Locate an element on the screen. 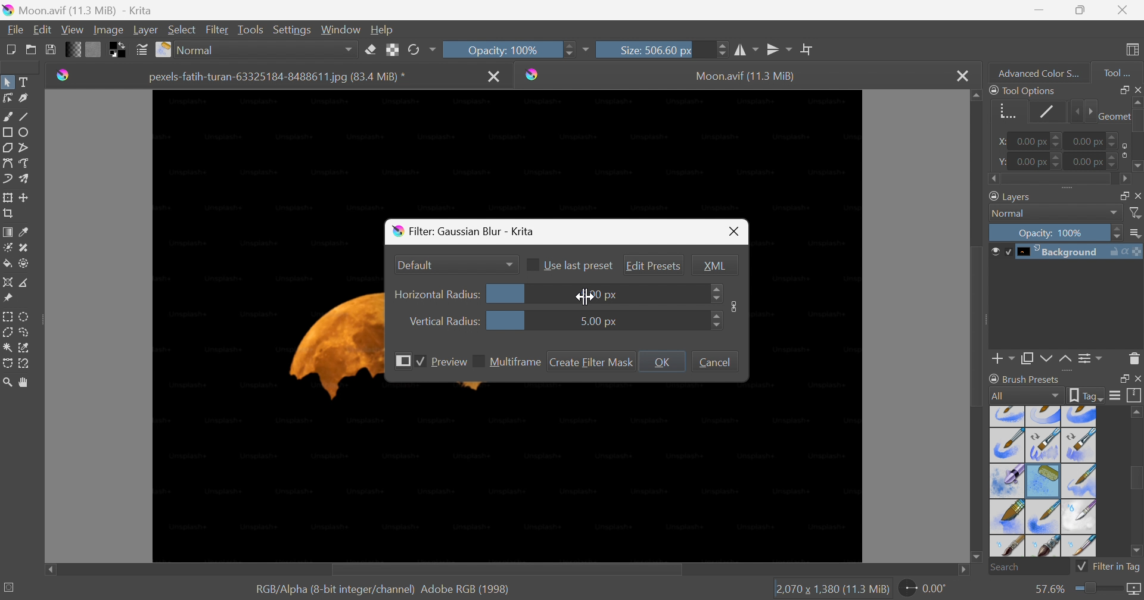 The image size is (1144, 600). Settings is located at coordinates (292, 31).